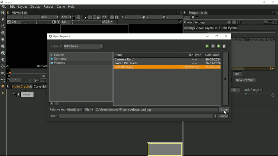 This screenshot has width=278, height=156. I want to click on Lenovo, so click(58, 54).